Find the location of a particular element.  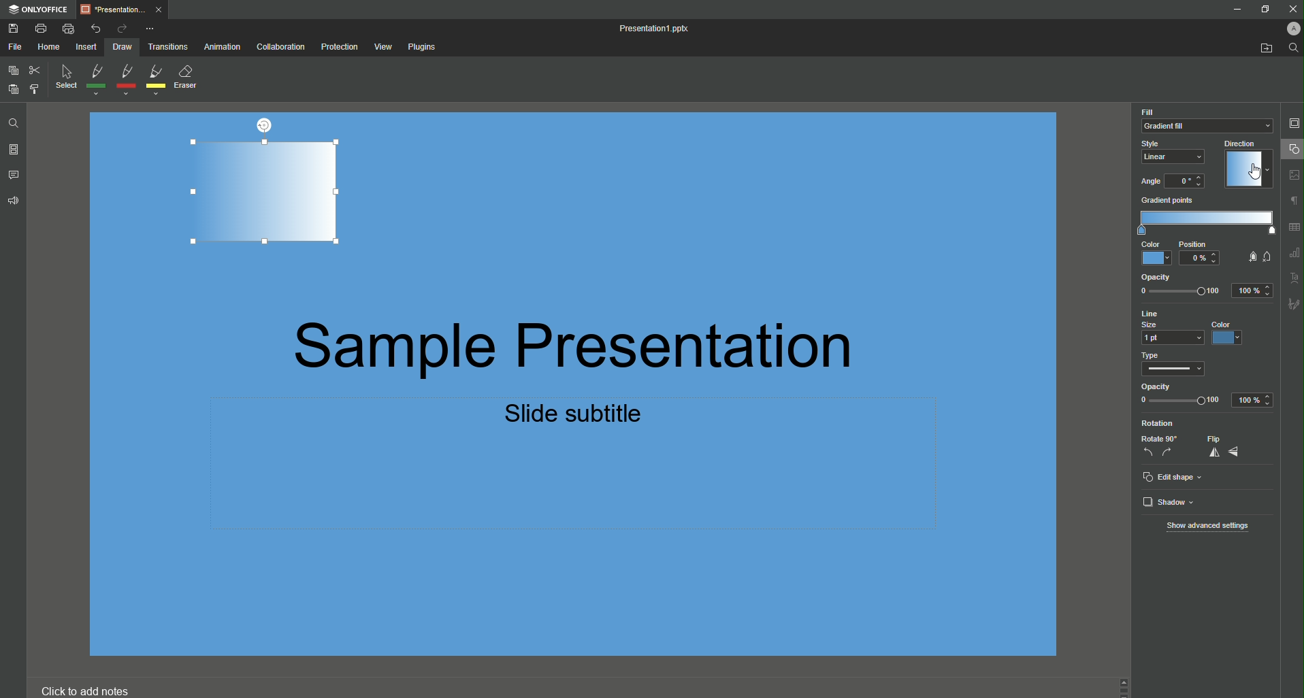

Print is located at coordinates (45, 29).